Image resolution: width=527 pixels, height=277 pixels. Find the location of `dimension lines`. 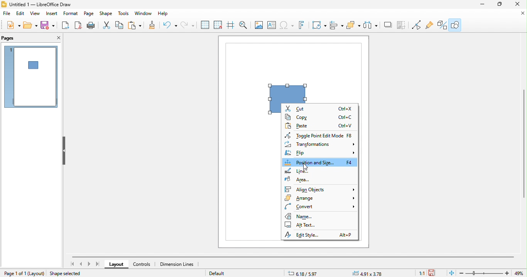

dimension lines is located at coordinates (178, 264).